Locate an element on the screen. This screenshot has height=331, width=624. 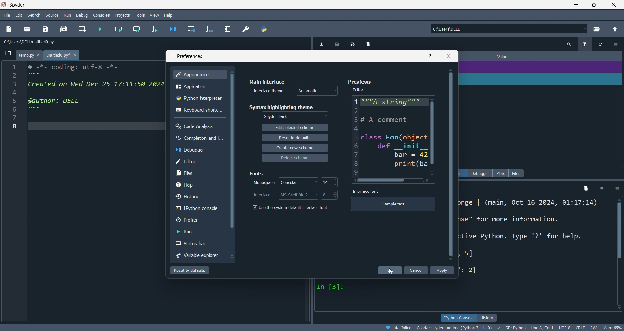
minimize is located at coordinates (576, 6).